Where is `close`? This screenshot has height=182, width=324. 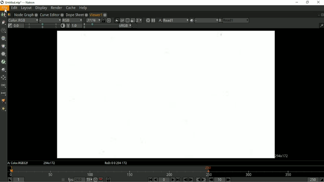 close is located at coordinates (105, 15).